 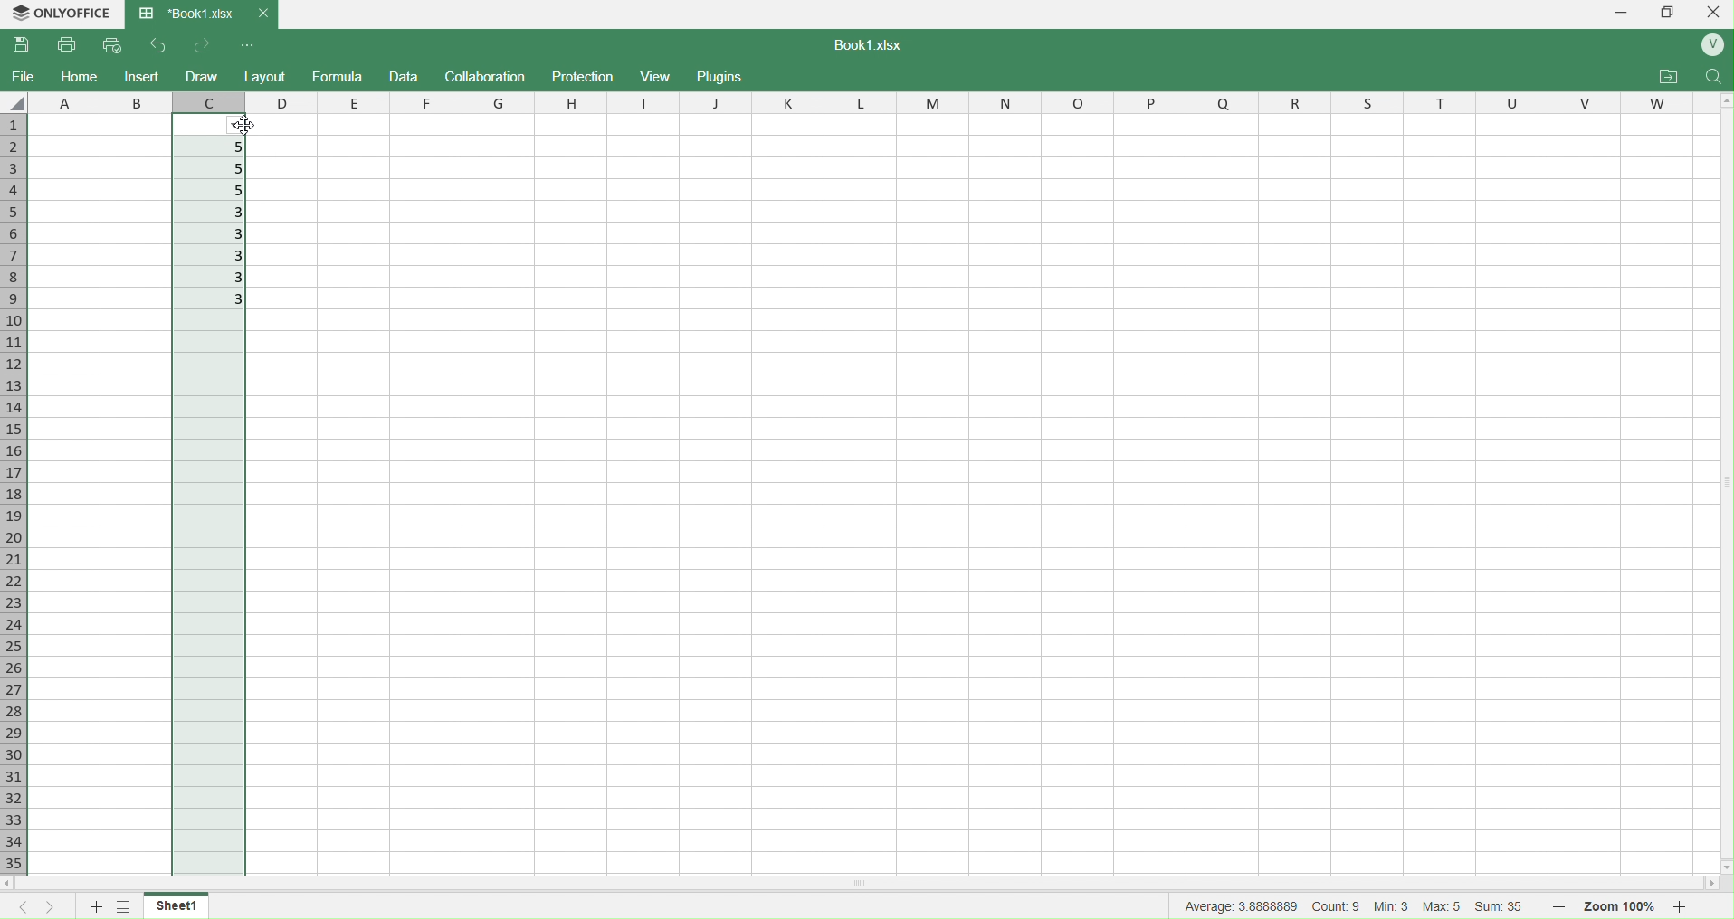 What do you see at coordinates (659, 76) in the screenshot?
I see `View` at bounding box center [659, 76].